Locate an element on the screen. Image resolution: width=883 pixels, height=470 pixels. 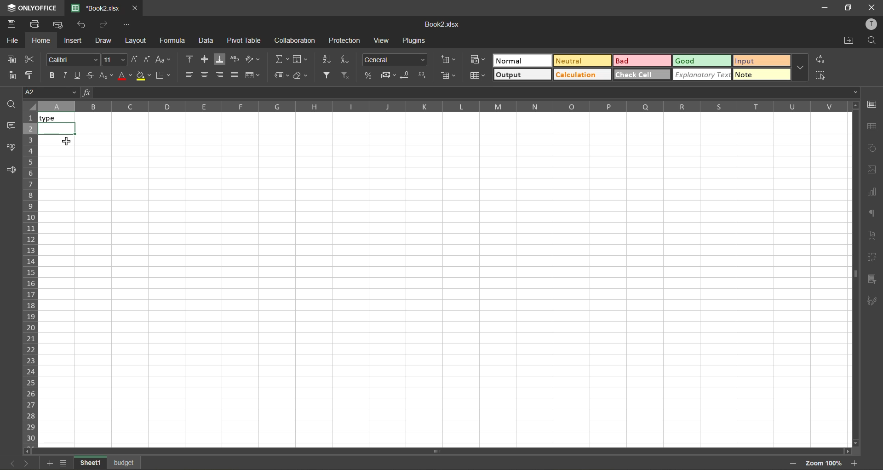
fill color is located at coordinates (143, 76).